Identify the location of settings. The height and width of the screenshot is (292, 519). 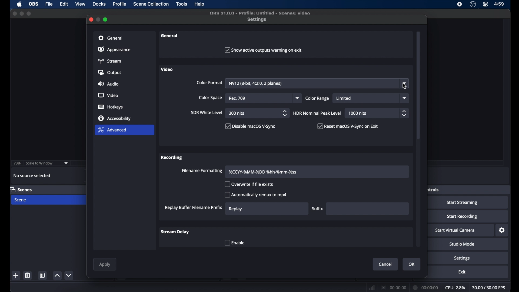
(257, 20).